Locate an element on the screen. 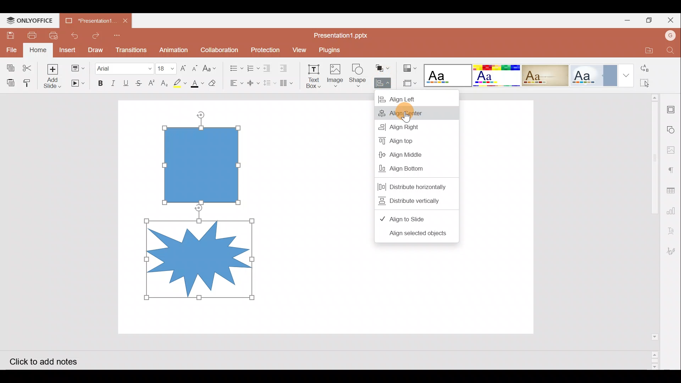 The image size is (681, 383). Underline is located at coordinates (127, 82).